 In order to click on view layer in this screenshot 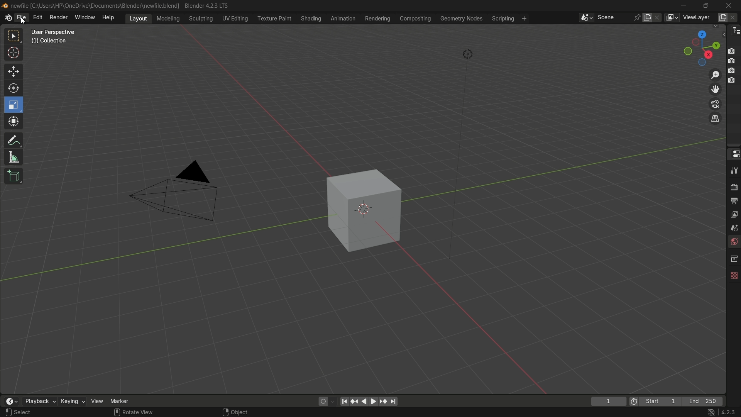, I will do `click(672, 17)`.